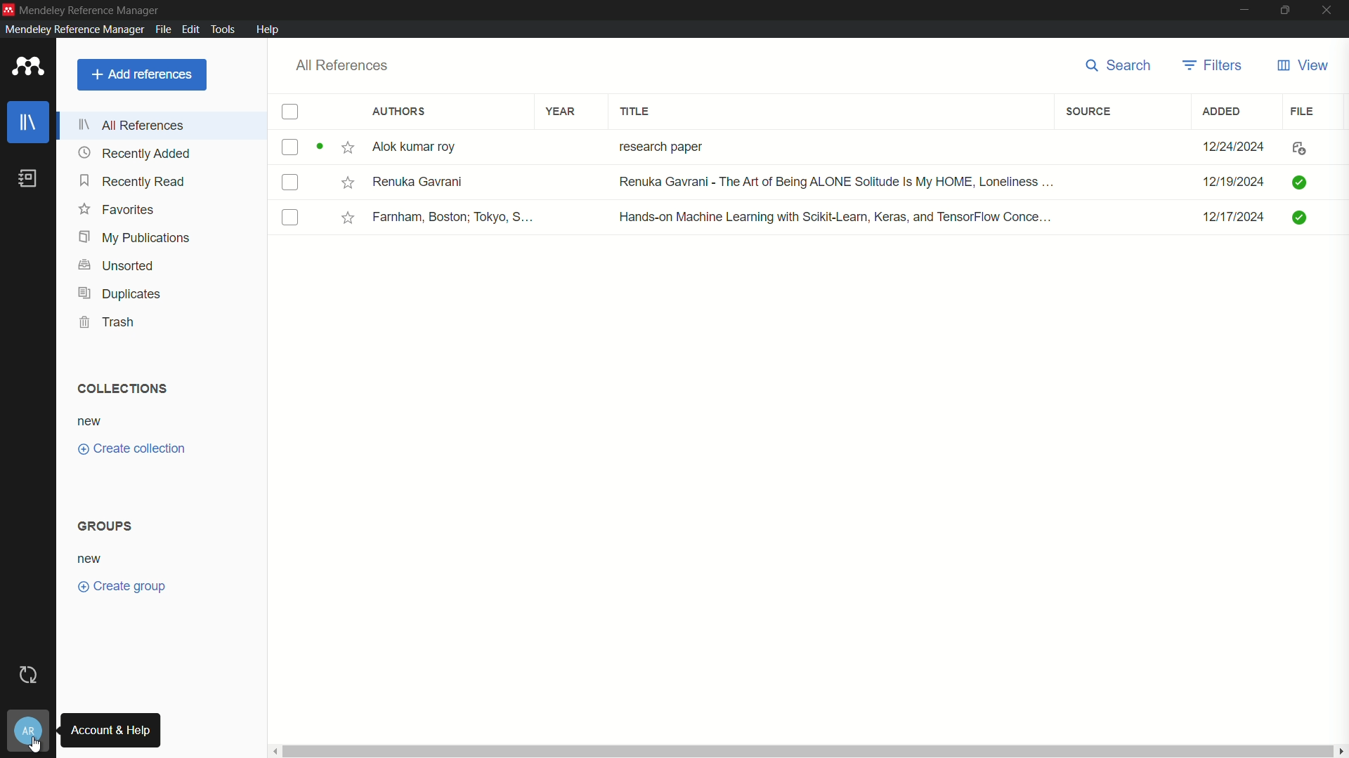 The width and height of the screenshot is (1349, 758). What do you see at coordinates (847, 147) in the screenshot?
I see `book-1` at bounding box center [847, 147].